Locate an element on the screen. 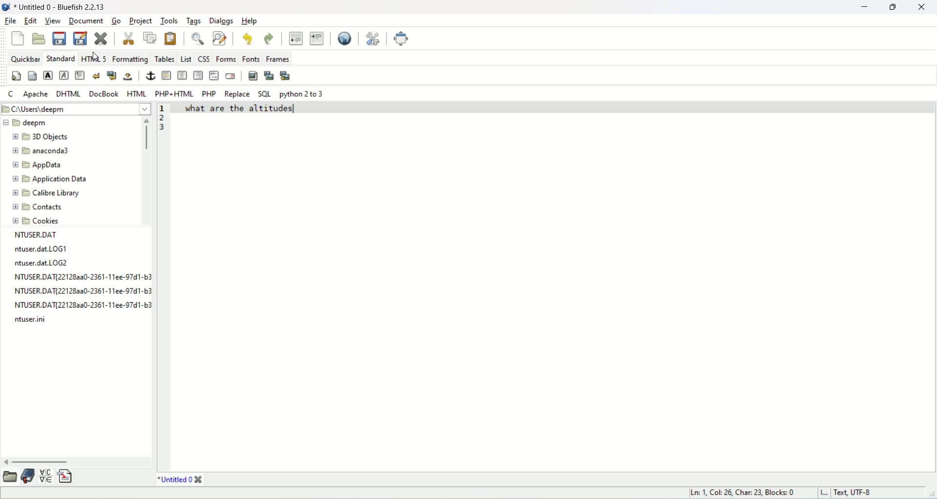 This screenshot has height=499, width=937. title is located at coordinates (60, 6).